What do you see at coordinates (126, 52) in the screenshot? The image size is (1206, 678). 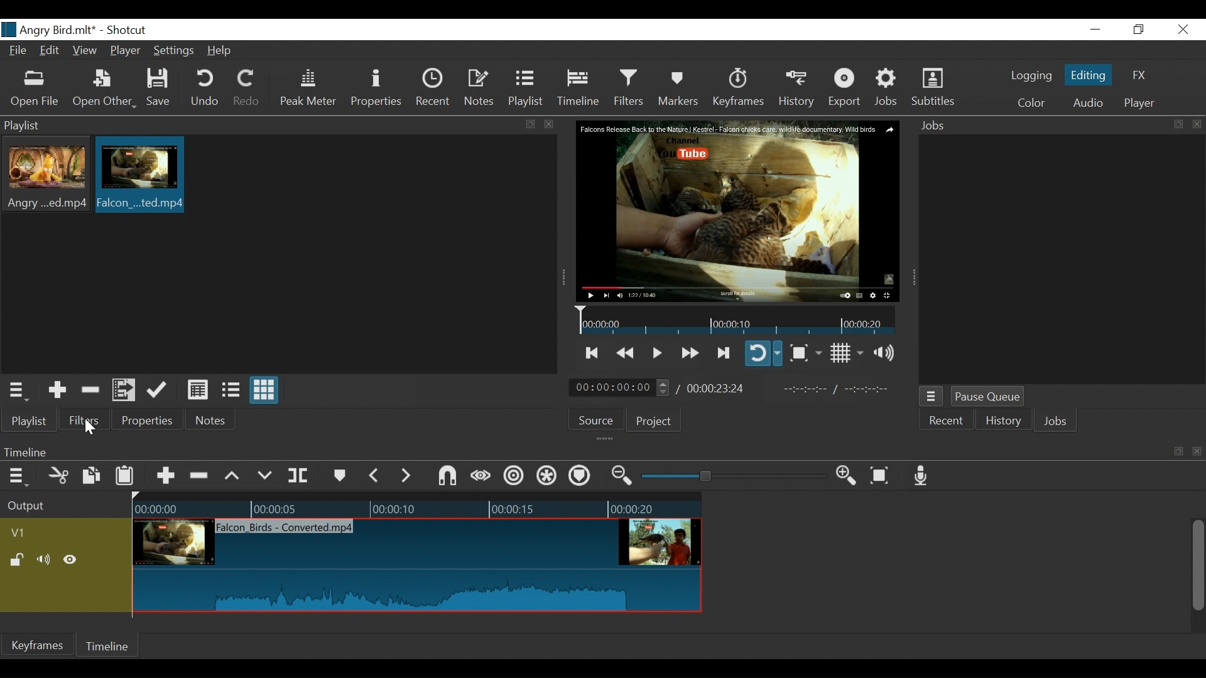 I see `Player` at bounding box center [126, 52].